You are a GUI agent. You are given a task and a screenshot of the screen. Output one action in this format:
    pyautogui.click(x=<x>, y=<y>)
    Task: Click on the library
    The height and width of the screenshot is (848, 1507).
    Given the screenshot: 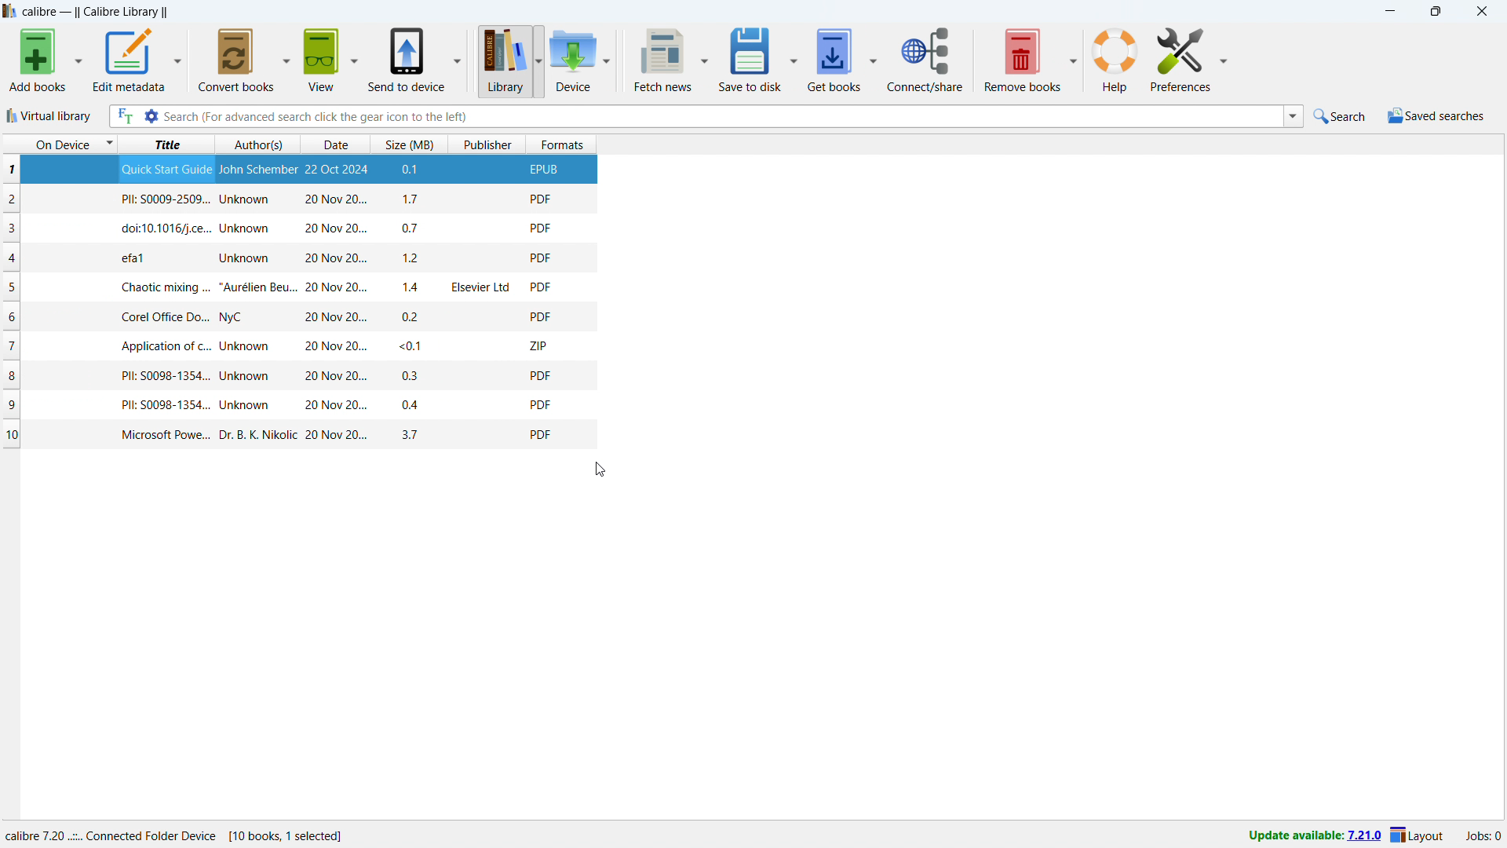 What is the action you would take?
    pyautogui.click(x=499, y=59)
    